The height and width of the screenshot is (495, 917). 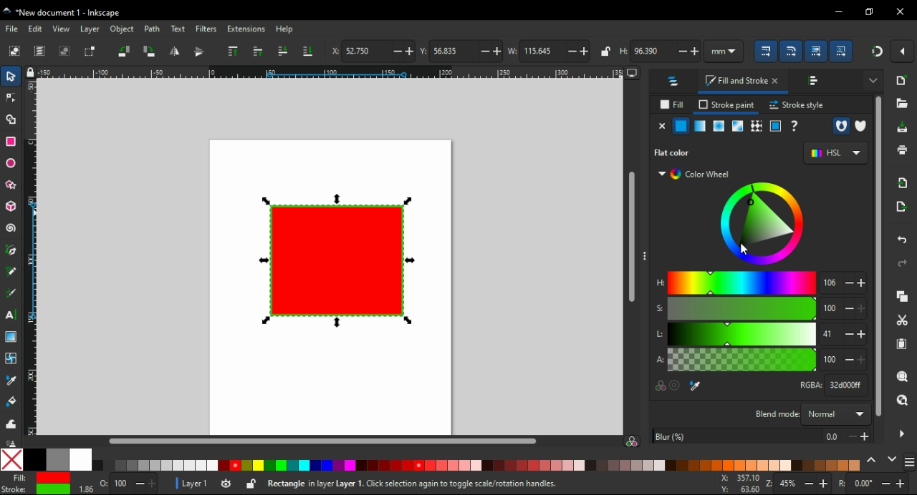 What do you see at coordinates (317, 441) in the screenshot?
I see `scroll bar` at bounding box center [317, 441].